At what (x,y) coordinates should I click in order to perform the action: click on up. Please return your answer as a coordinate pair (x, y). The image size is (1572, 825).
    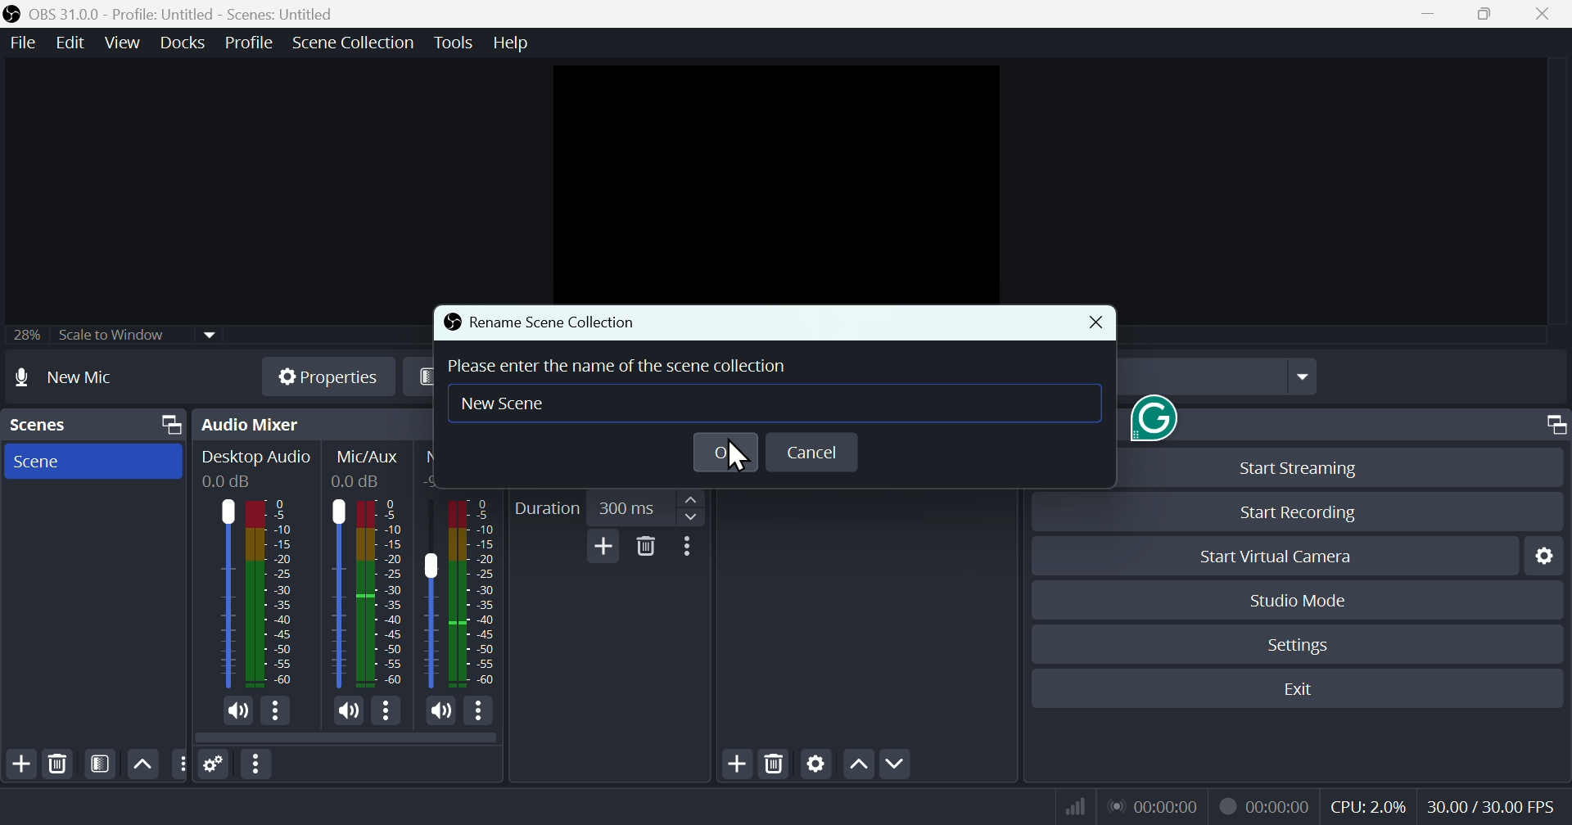
    Looking at the image, I should click on (142, 761).